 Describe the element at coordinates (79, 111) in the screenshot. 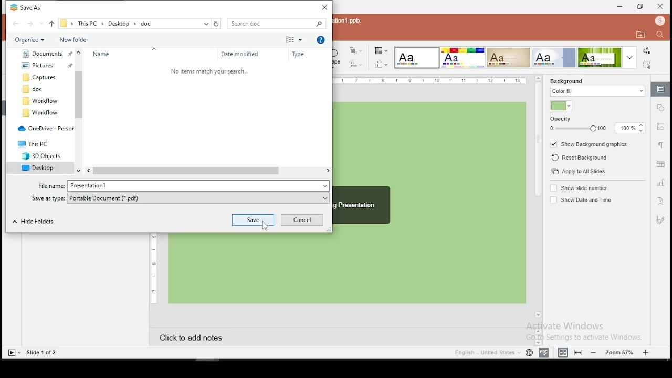

I see `Vertical scrollbar` at that location.